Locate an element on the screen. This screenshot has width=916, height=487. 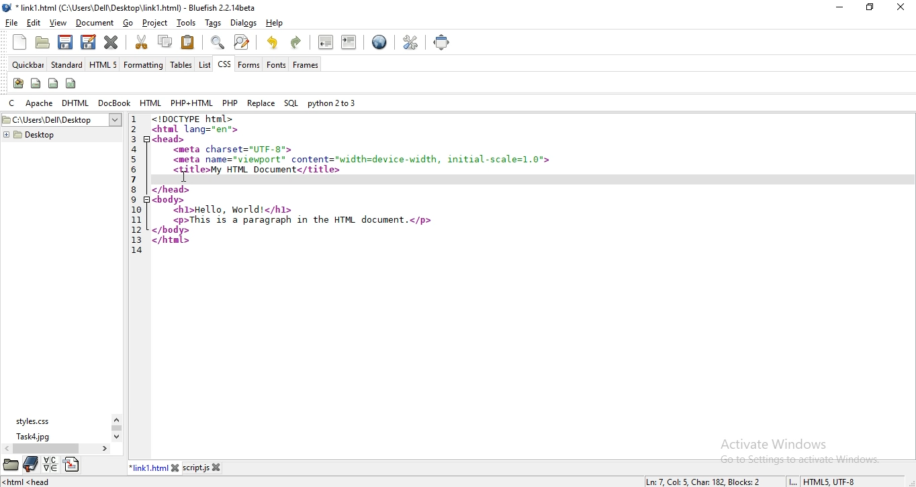
text encoding is located at coordinates (829, 481).